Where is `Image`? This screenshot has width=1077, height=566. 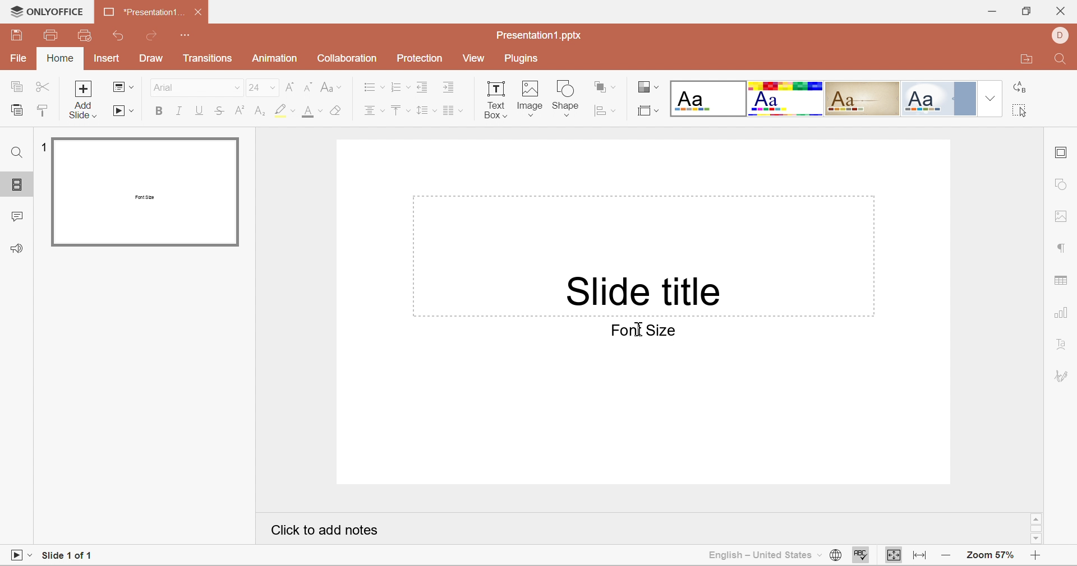 Image is located at coordinates (531, 98).